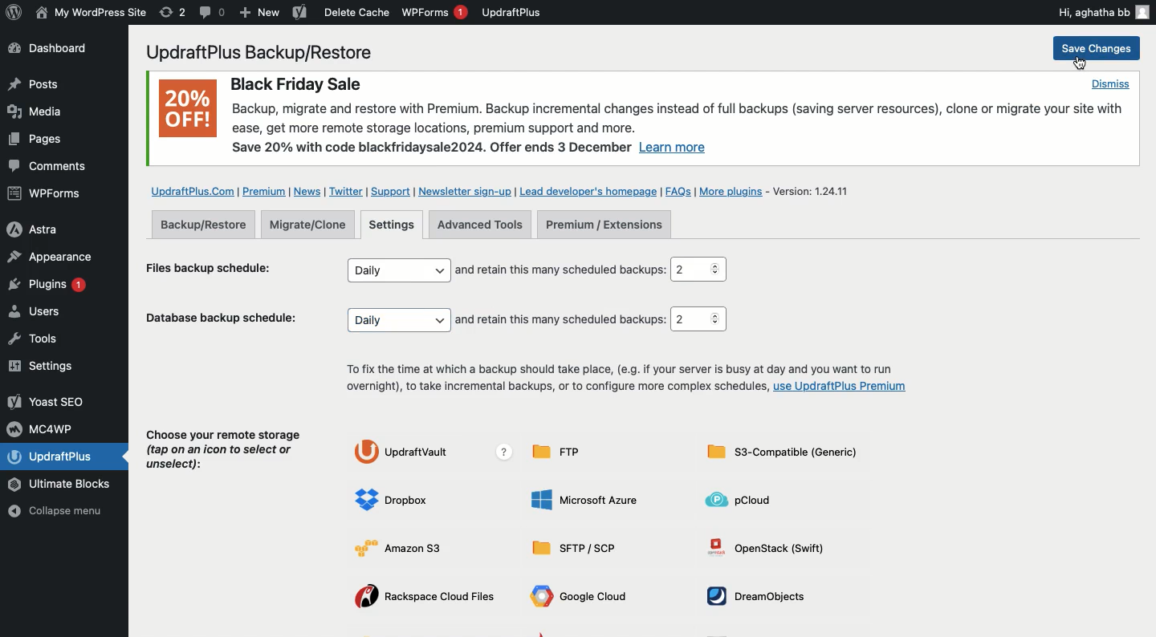  What do you see at coordinates (429, 598) in the screenshot?
I see `Rackspace cloud files` at bounding box center [429, 598].